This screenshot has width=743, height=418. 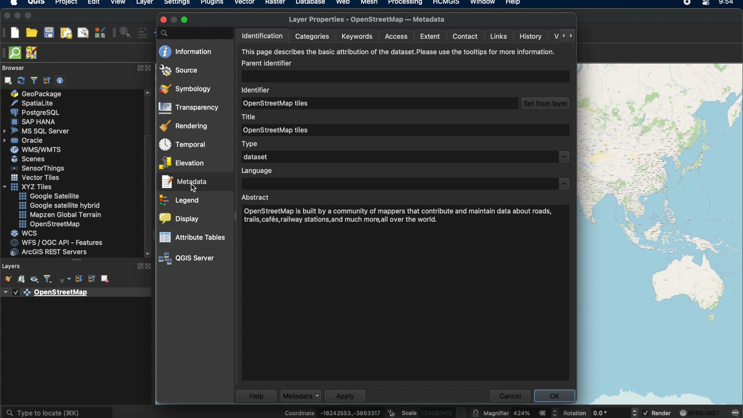 I want to click on remove layer group, so click(x=106, y=279).